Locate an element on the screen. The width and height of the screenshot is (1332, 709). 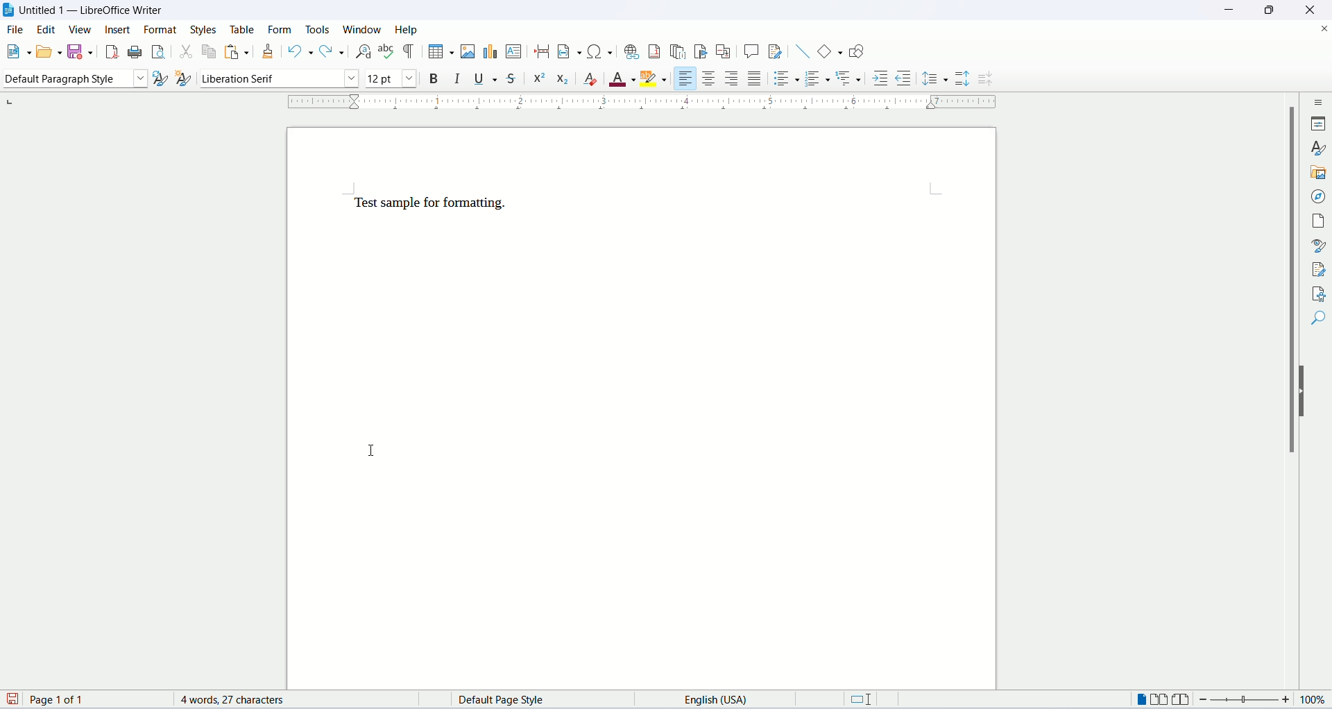
window is located at coordinates (363, 29).